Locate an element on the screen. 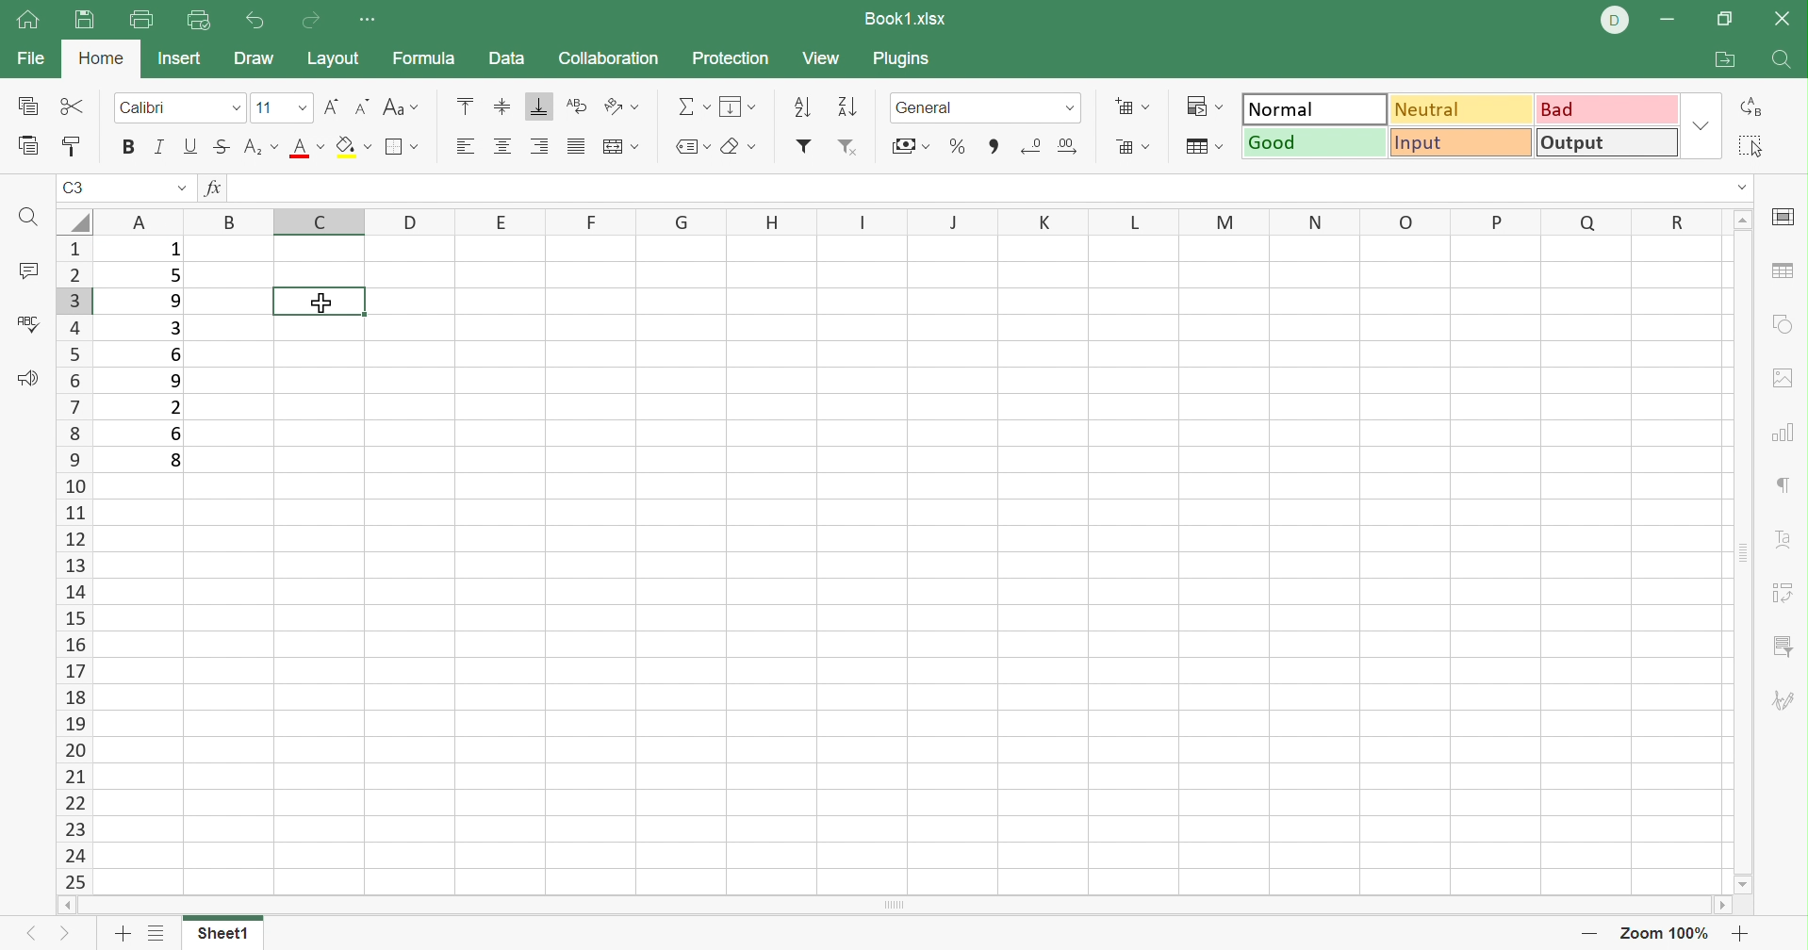 The width and height of the screenshot is (1808, 950). Borders is located at coordinates (402, 147).